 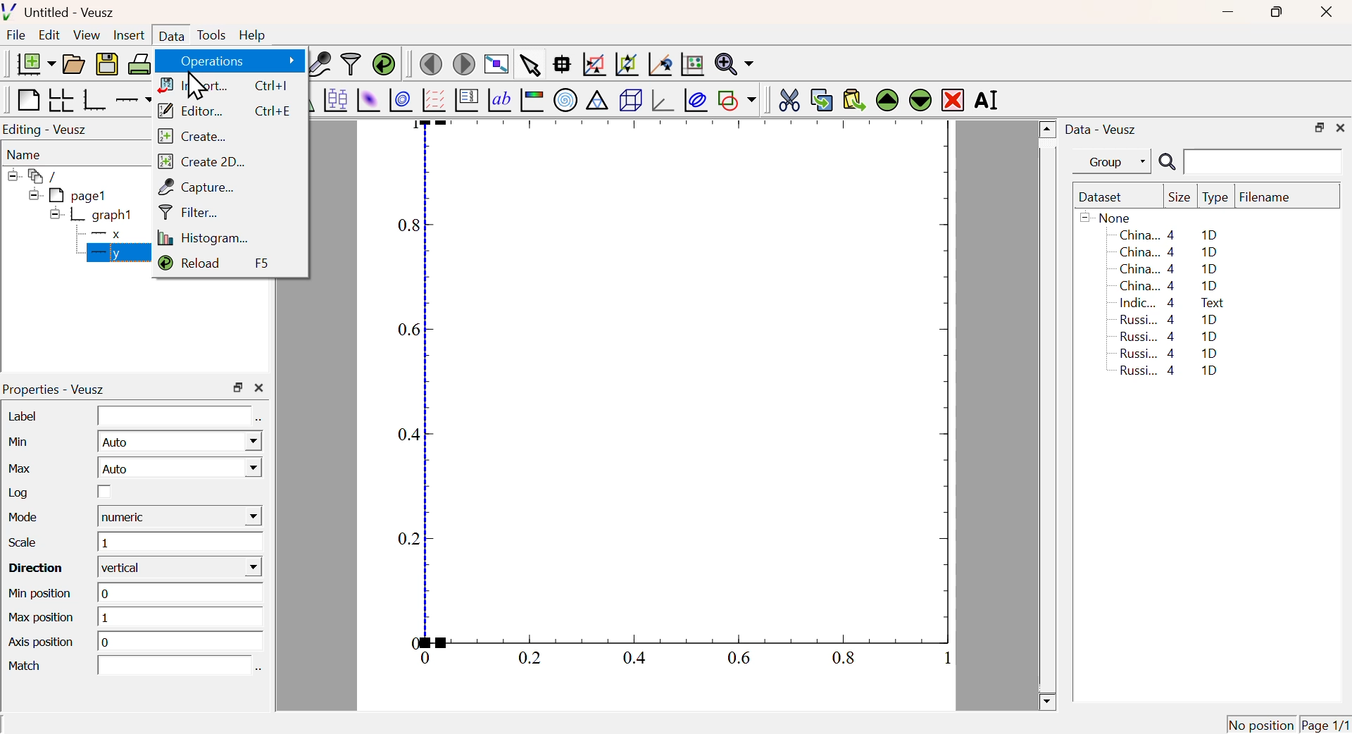 I want to click on China... 4 1D, so click(x=1170, y=270).